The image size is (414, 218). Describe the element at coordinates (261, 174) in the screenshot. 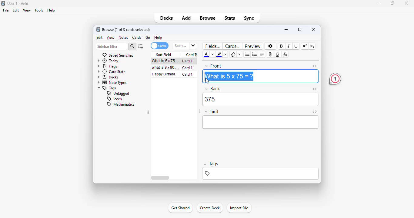

I see `tags` at that location.